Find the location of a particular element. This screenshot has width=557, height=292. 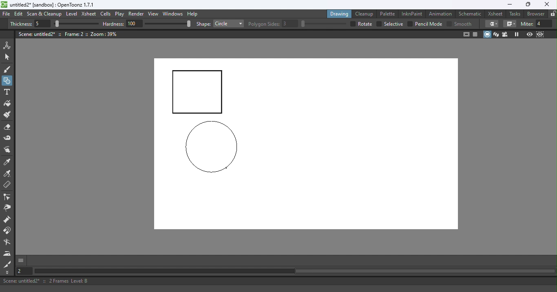

Render is located at coordinates (137, 14).